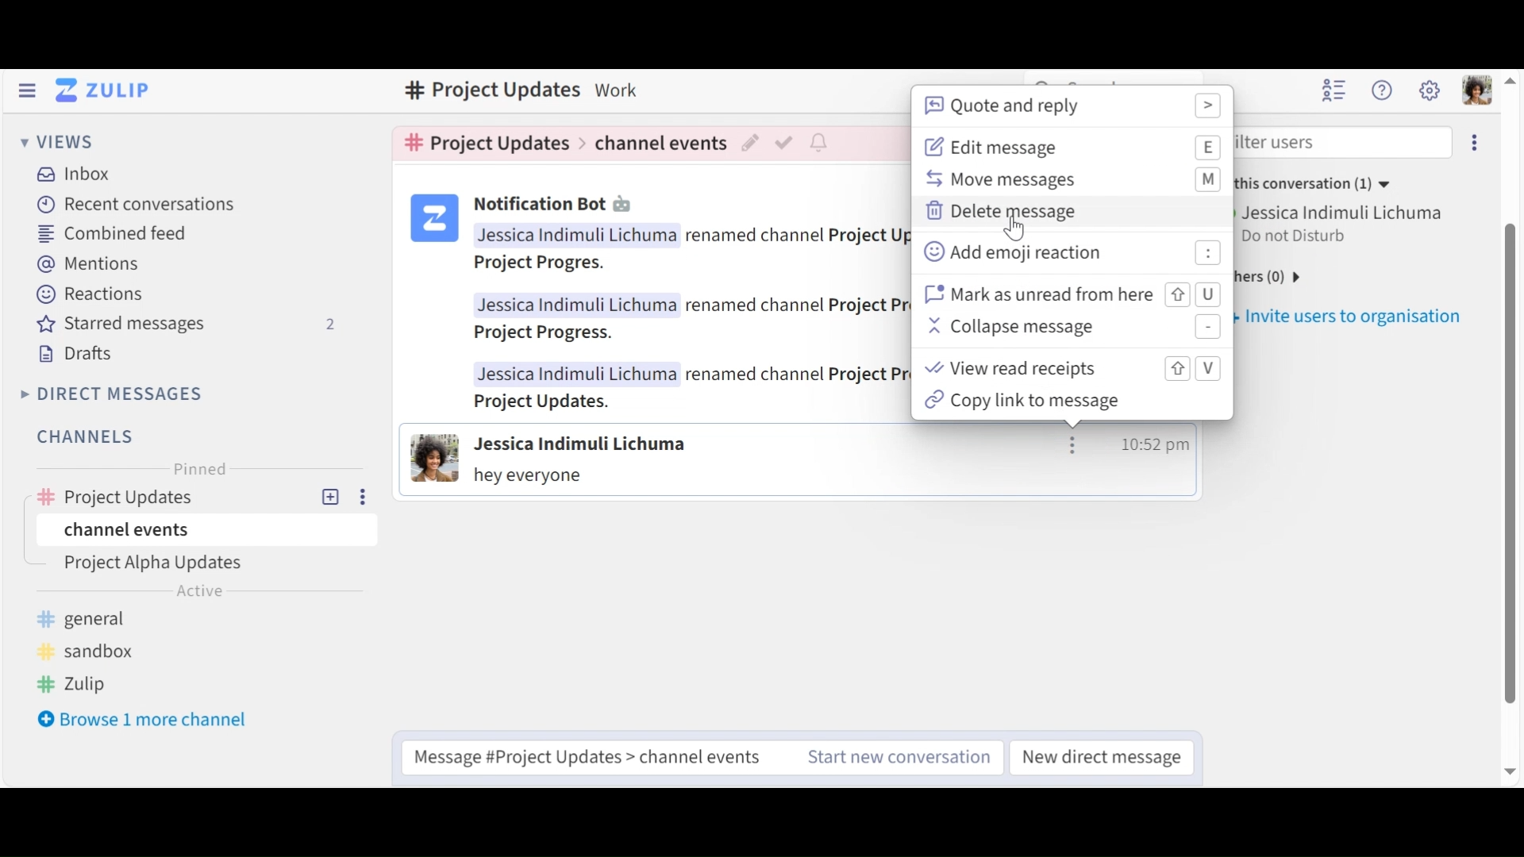 Image resolution: width=1524 pixels, height=857 pixels. What do you see at coordinates (1473, 144) in the screenshot?
I see `Invite user to organisation` at bounding box center [1473, 144].